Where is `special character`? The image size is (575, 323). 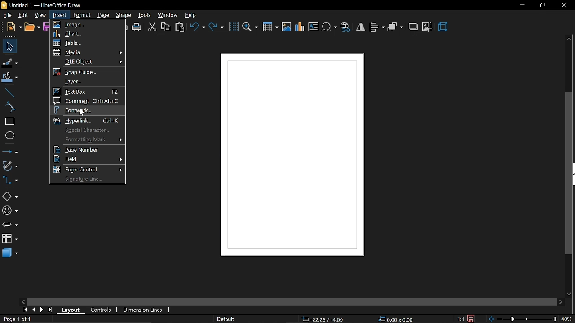 special character is located at coordinates (88, 131).